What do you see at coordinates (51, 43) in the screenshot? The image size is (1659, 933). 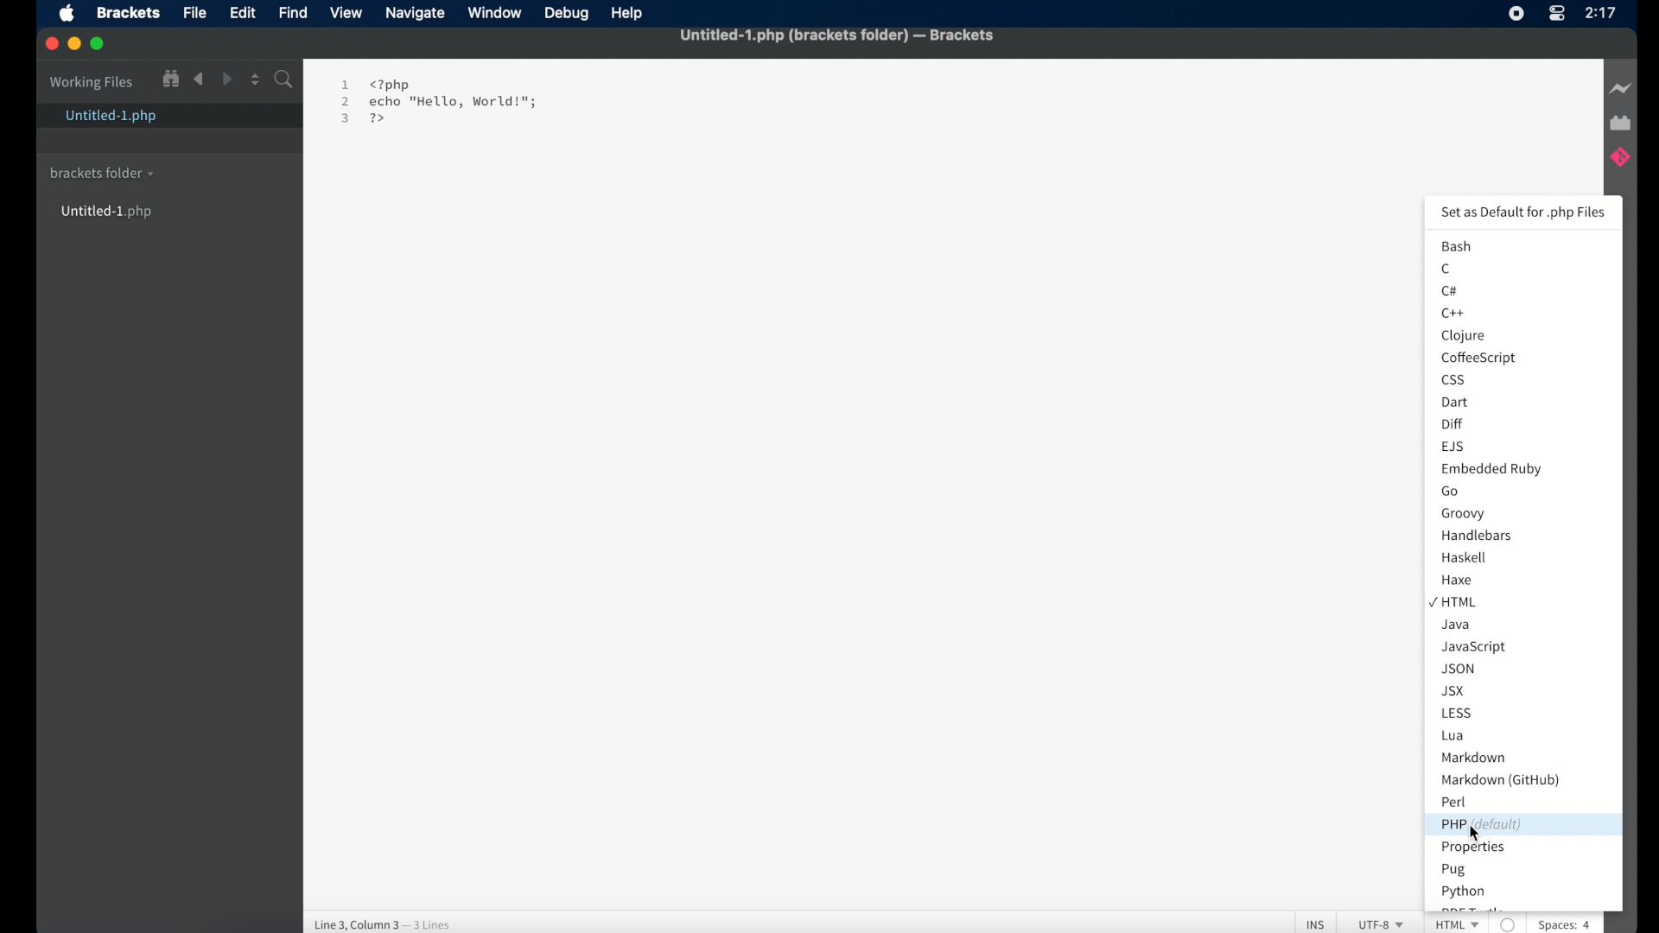 I see `close` at bounding box center [51, 43].